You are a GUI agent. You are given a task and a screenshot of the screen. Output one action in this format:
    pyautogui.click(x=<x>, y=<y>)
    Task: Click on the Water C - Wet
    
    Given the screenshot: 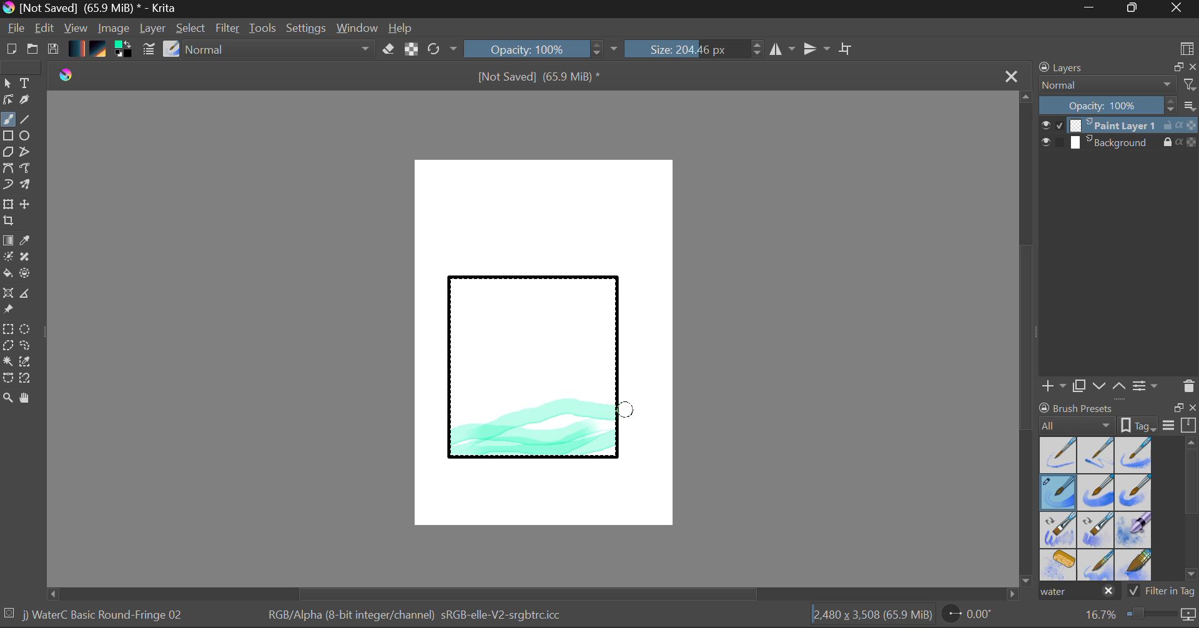 What is the action you would take?
    pyautogui.click(x=1097, y=455)
    